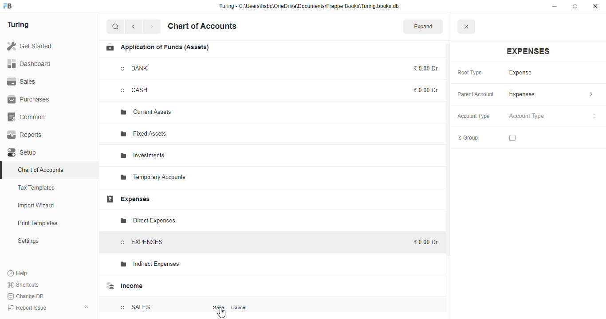  What do you see at coordinates (41, 170) in the screenshot?
I see `chart of accounts` at bounding box center [41, 170].